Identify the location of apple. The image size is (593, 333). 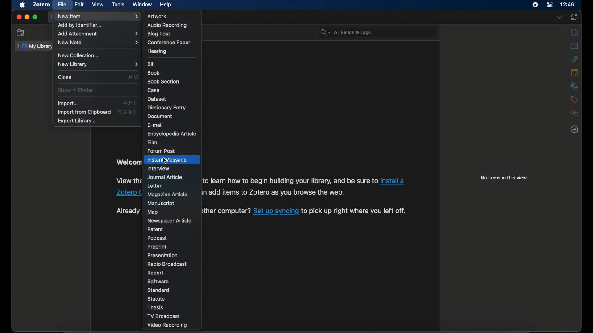
(22, 5).